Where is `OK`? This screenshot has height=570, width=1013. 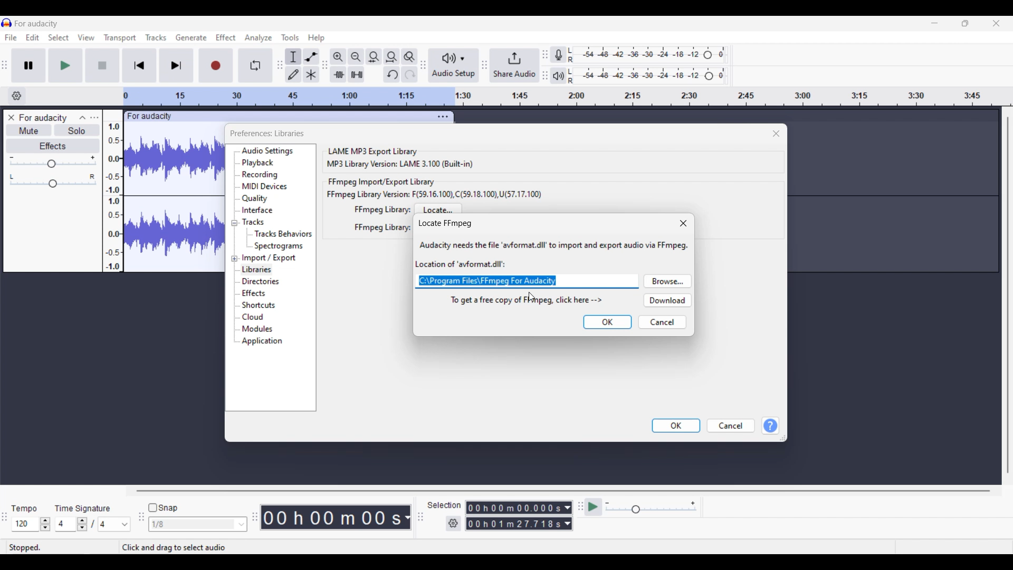 OK is located at coordinates (675, 426).